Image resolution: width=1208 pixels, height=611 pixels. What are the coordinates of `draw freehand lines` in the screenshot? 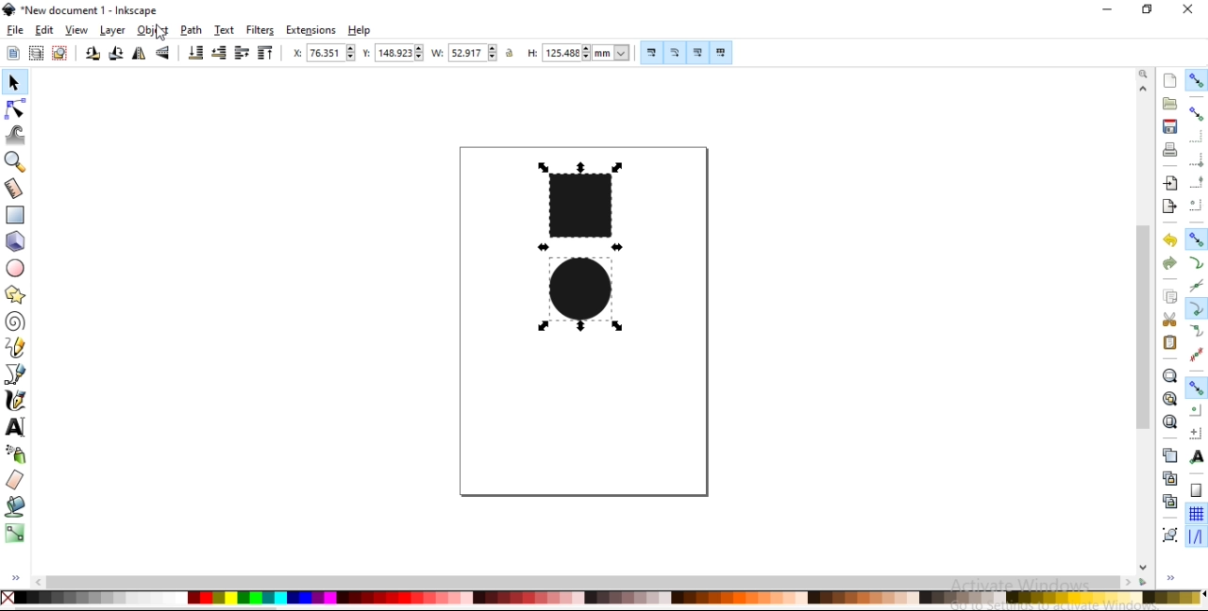 It's located at (14, 349).